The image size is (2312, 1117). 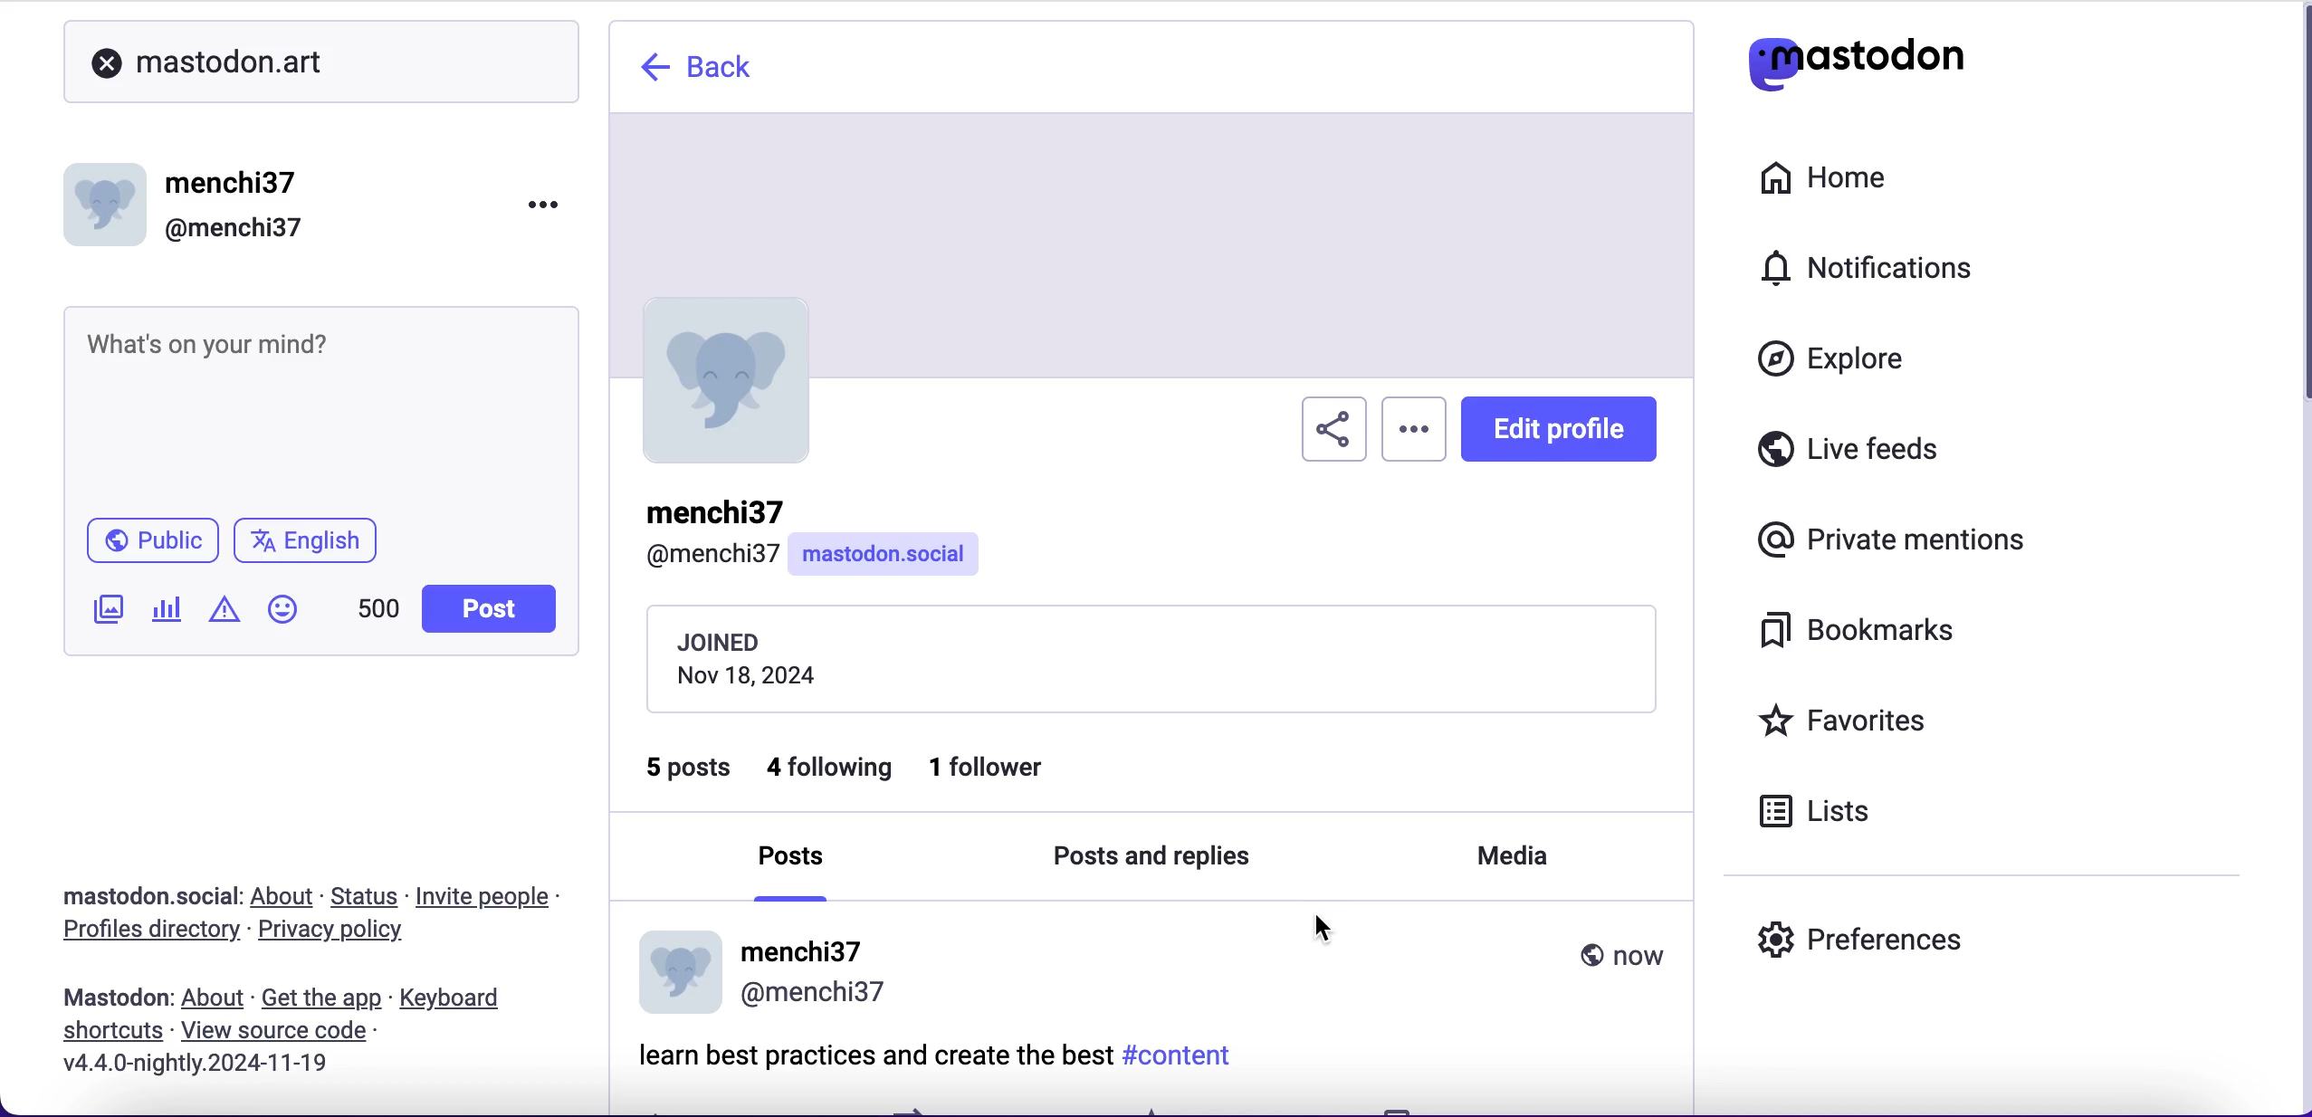 What do you see at coordinates (817, 969) in the screenshot?
I see `menchi37` at bounding box center [817, 969].